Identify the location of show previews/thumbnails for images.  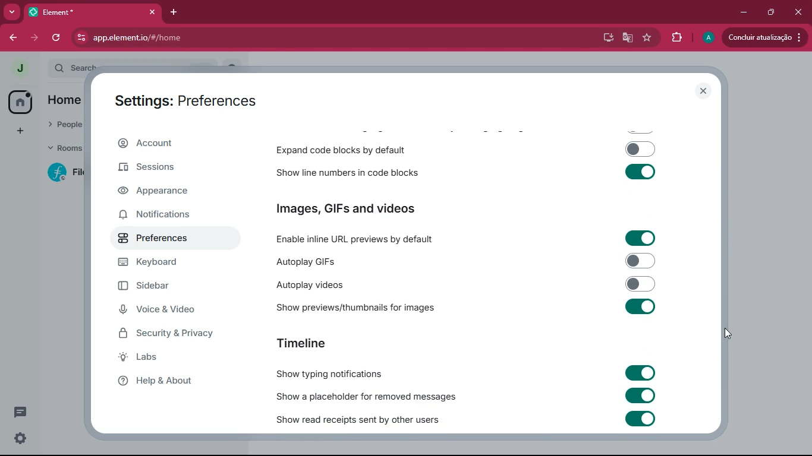
(357, 307).